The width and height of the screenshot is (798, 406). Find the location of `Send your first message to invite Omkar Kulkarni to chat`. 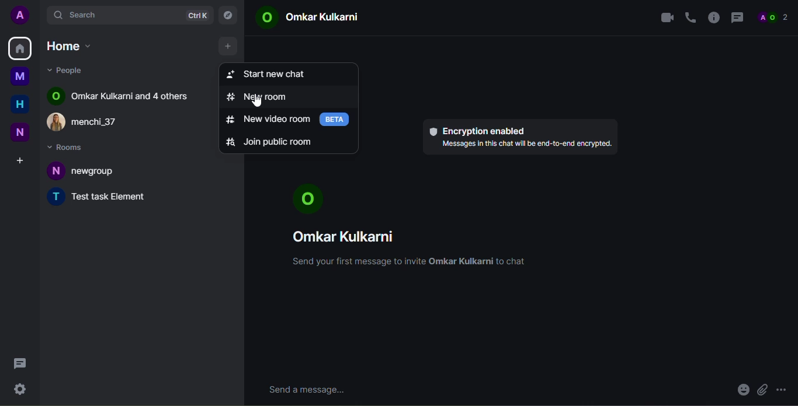

Send your first message to invite Omkar Kulkarni to chat is located at coordinates (416, 264).